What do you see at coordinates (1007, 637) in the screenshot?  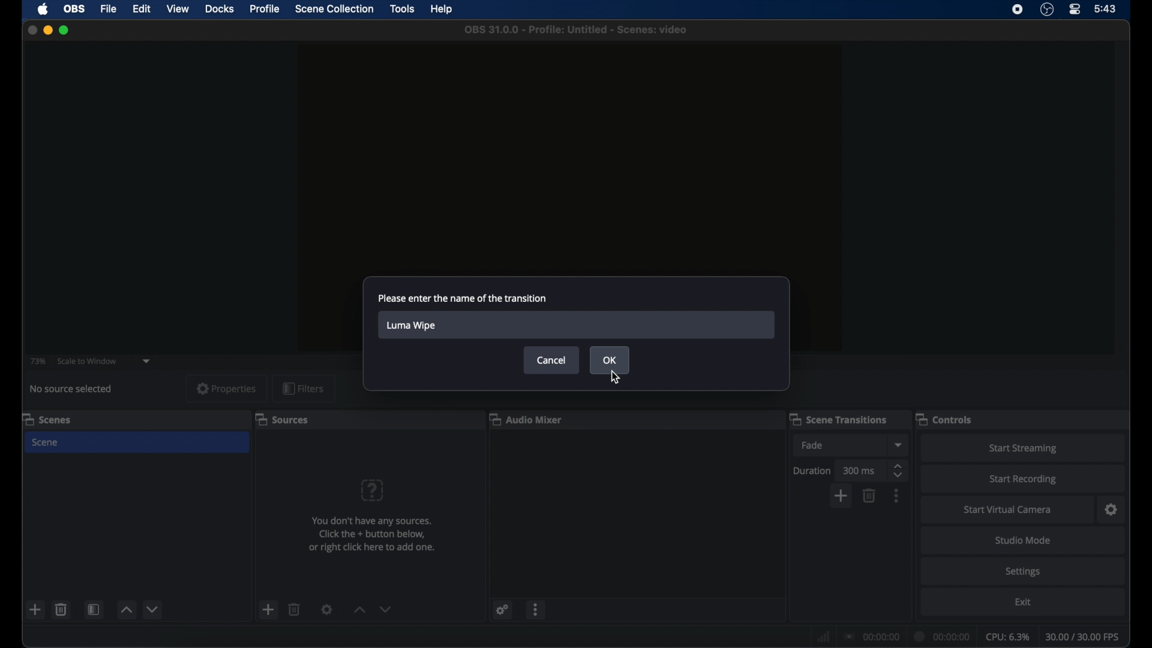 I see `cpu` at bounding box center [1007, 637].